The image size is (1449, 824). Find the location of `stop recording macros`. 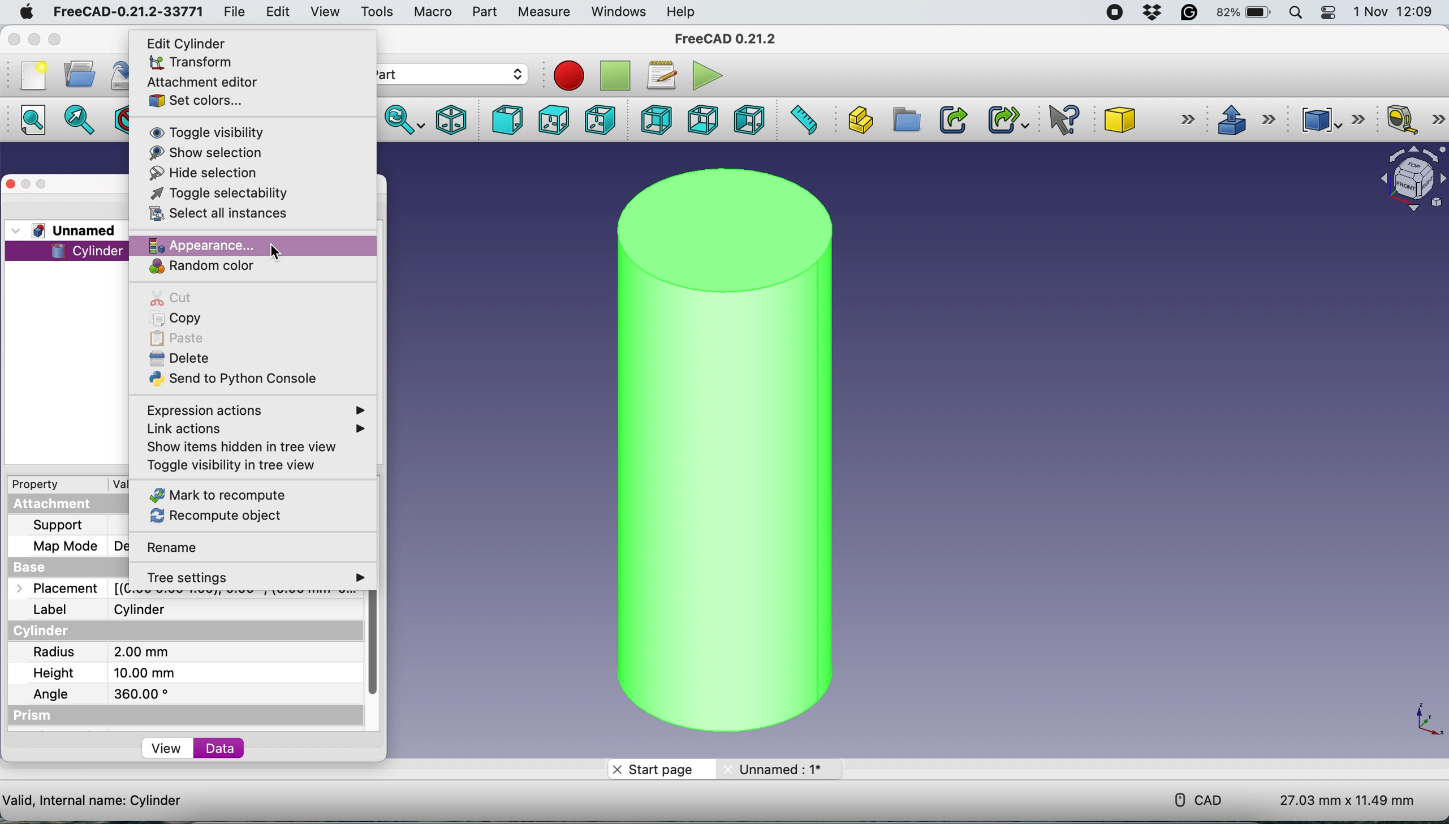

stop recording macros is located at coordinates (614, 76).